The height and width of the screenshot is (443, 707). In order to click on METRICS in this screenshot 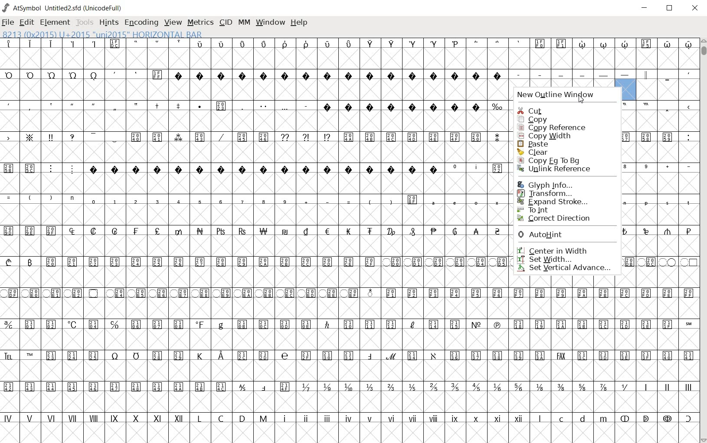, I will do `click(202, 23)`.